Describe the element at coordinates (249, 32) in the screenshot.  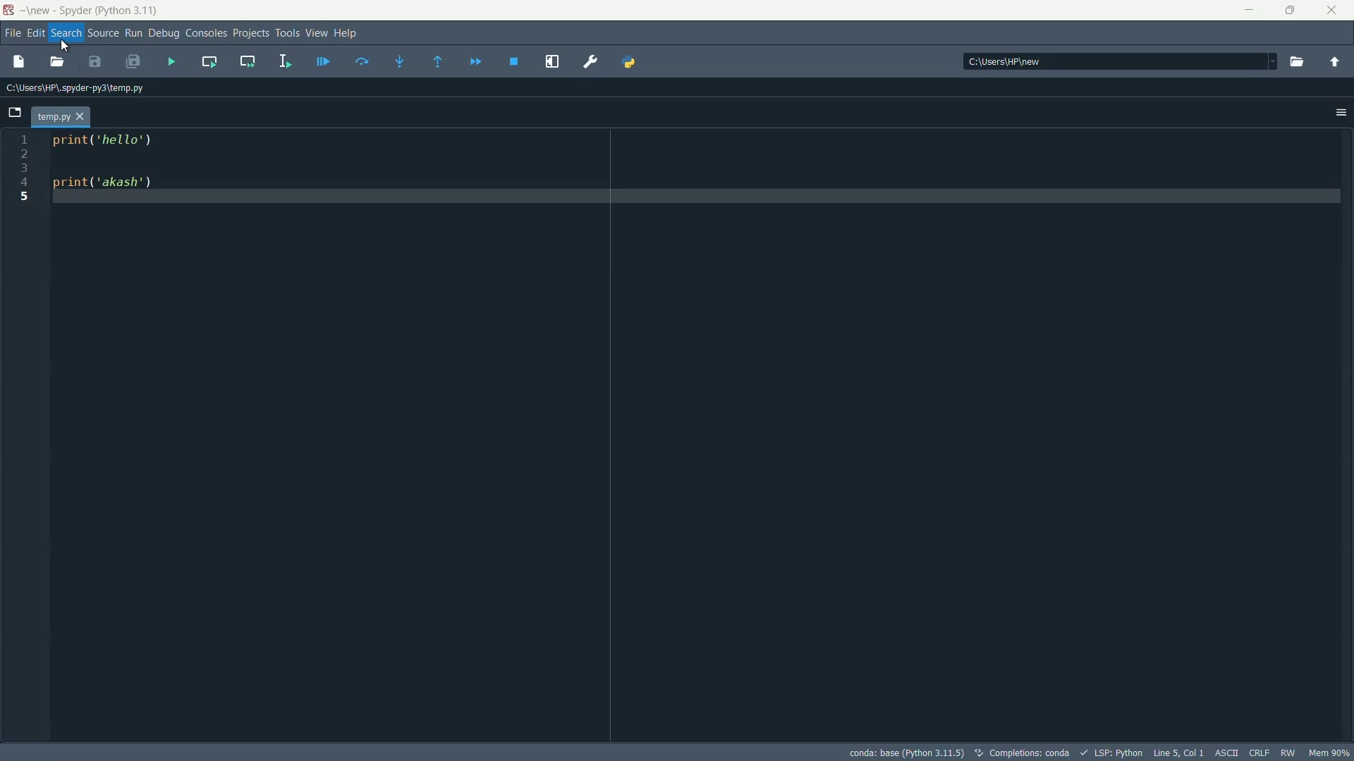
I see `projects menu` at that location.